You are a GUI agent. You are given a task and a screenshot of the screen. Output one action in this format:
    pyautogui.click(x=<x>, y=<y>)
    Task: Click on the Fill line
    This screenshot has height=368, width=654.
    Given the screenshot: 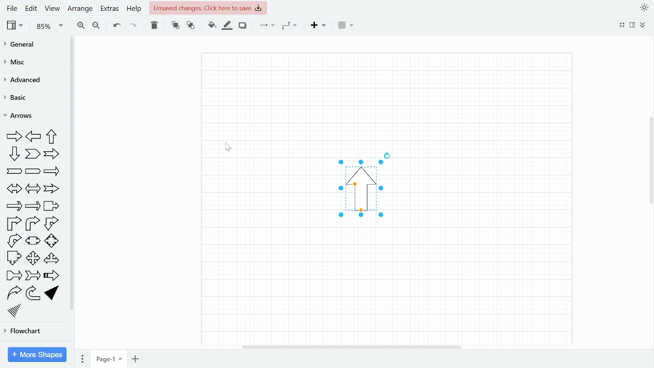 What is the action you would take?
    pyautogui.click(x=226, y=26)
    